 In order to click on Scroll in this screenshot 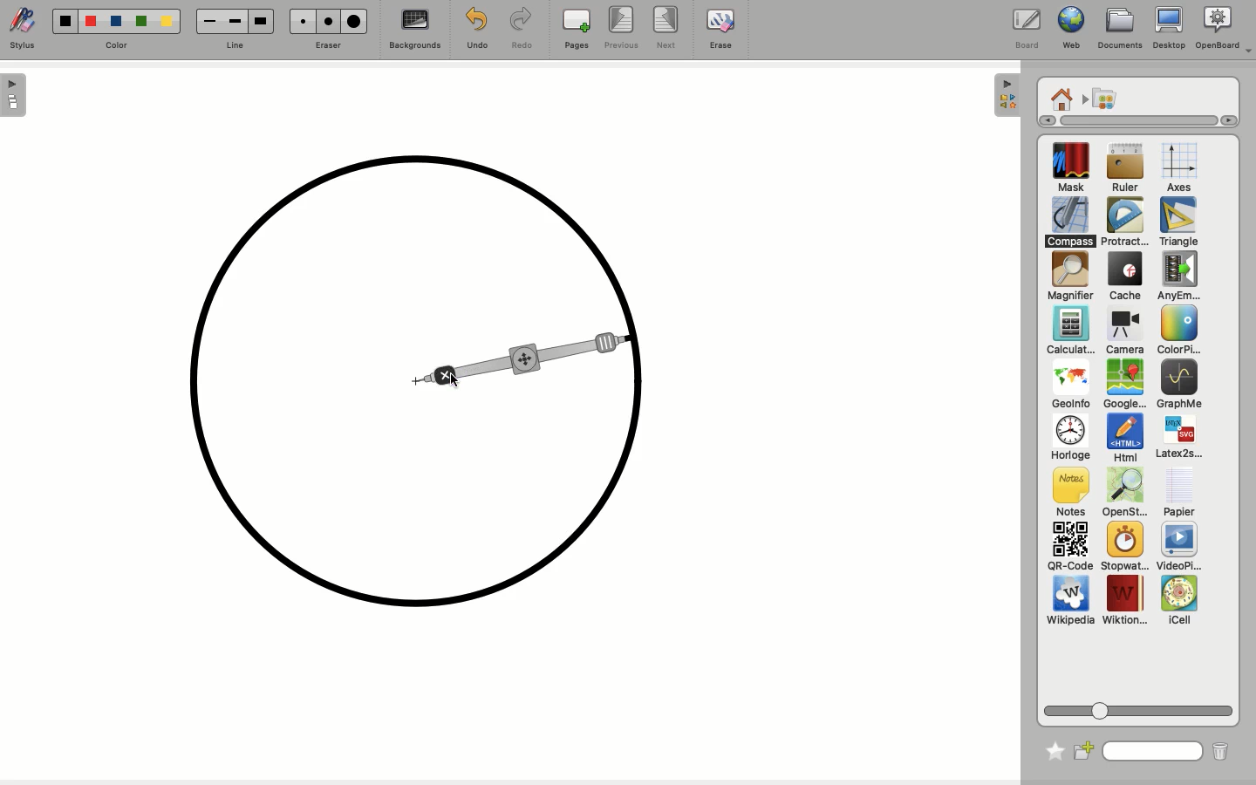, I will do `click(1141, 707)`.